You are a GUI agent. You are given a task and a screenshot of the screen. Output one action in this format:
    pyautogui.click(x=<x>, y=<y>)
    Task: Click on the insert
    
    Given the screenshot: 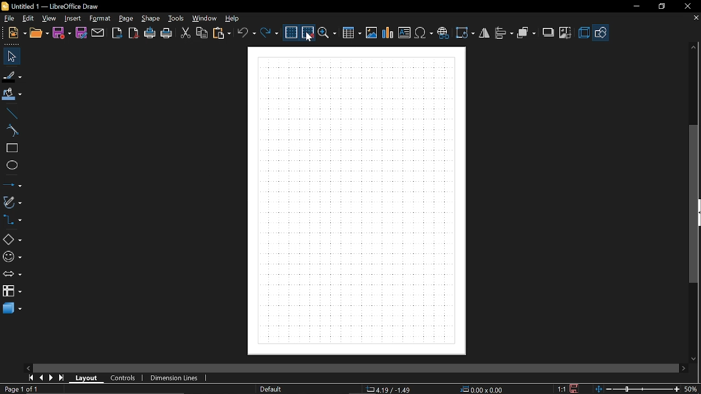 What is the action you would take?
    pyautogui.click(x=72, y=19)
    